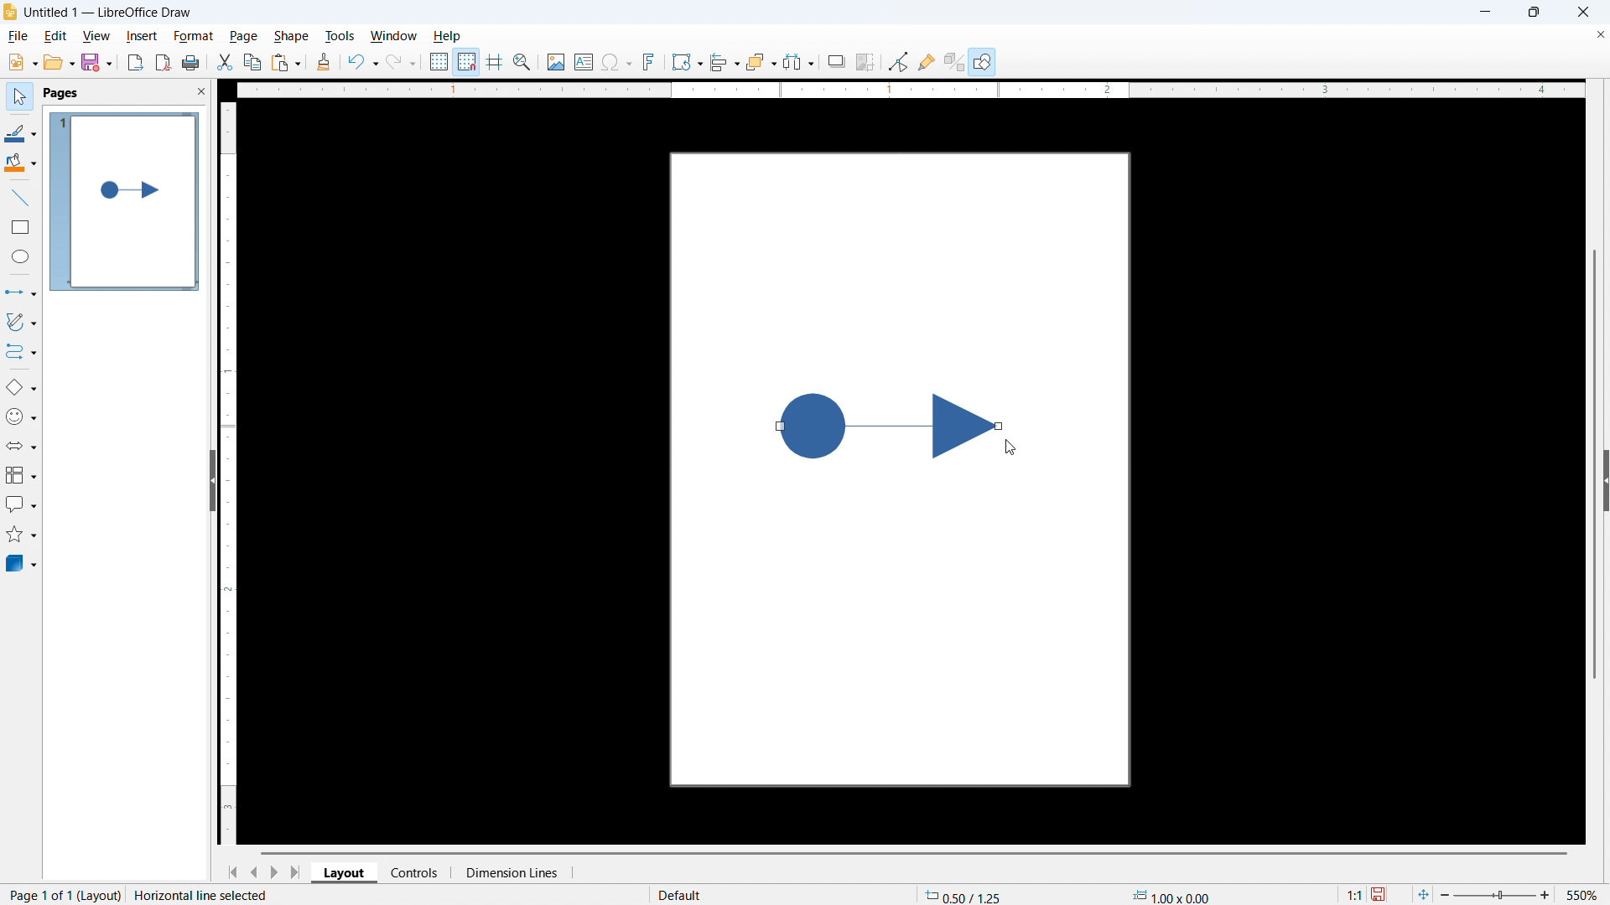  What do you see at coordinates (23, 564) in the screenshot?
I see `3d objects` at bounding box center [23, 564].